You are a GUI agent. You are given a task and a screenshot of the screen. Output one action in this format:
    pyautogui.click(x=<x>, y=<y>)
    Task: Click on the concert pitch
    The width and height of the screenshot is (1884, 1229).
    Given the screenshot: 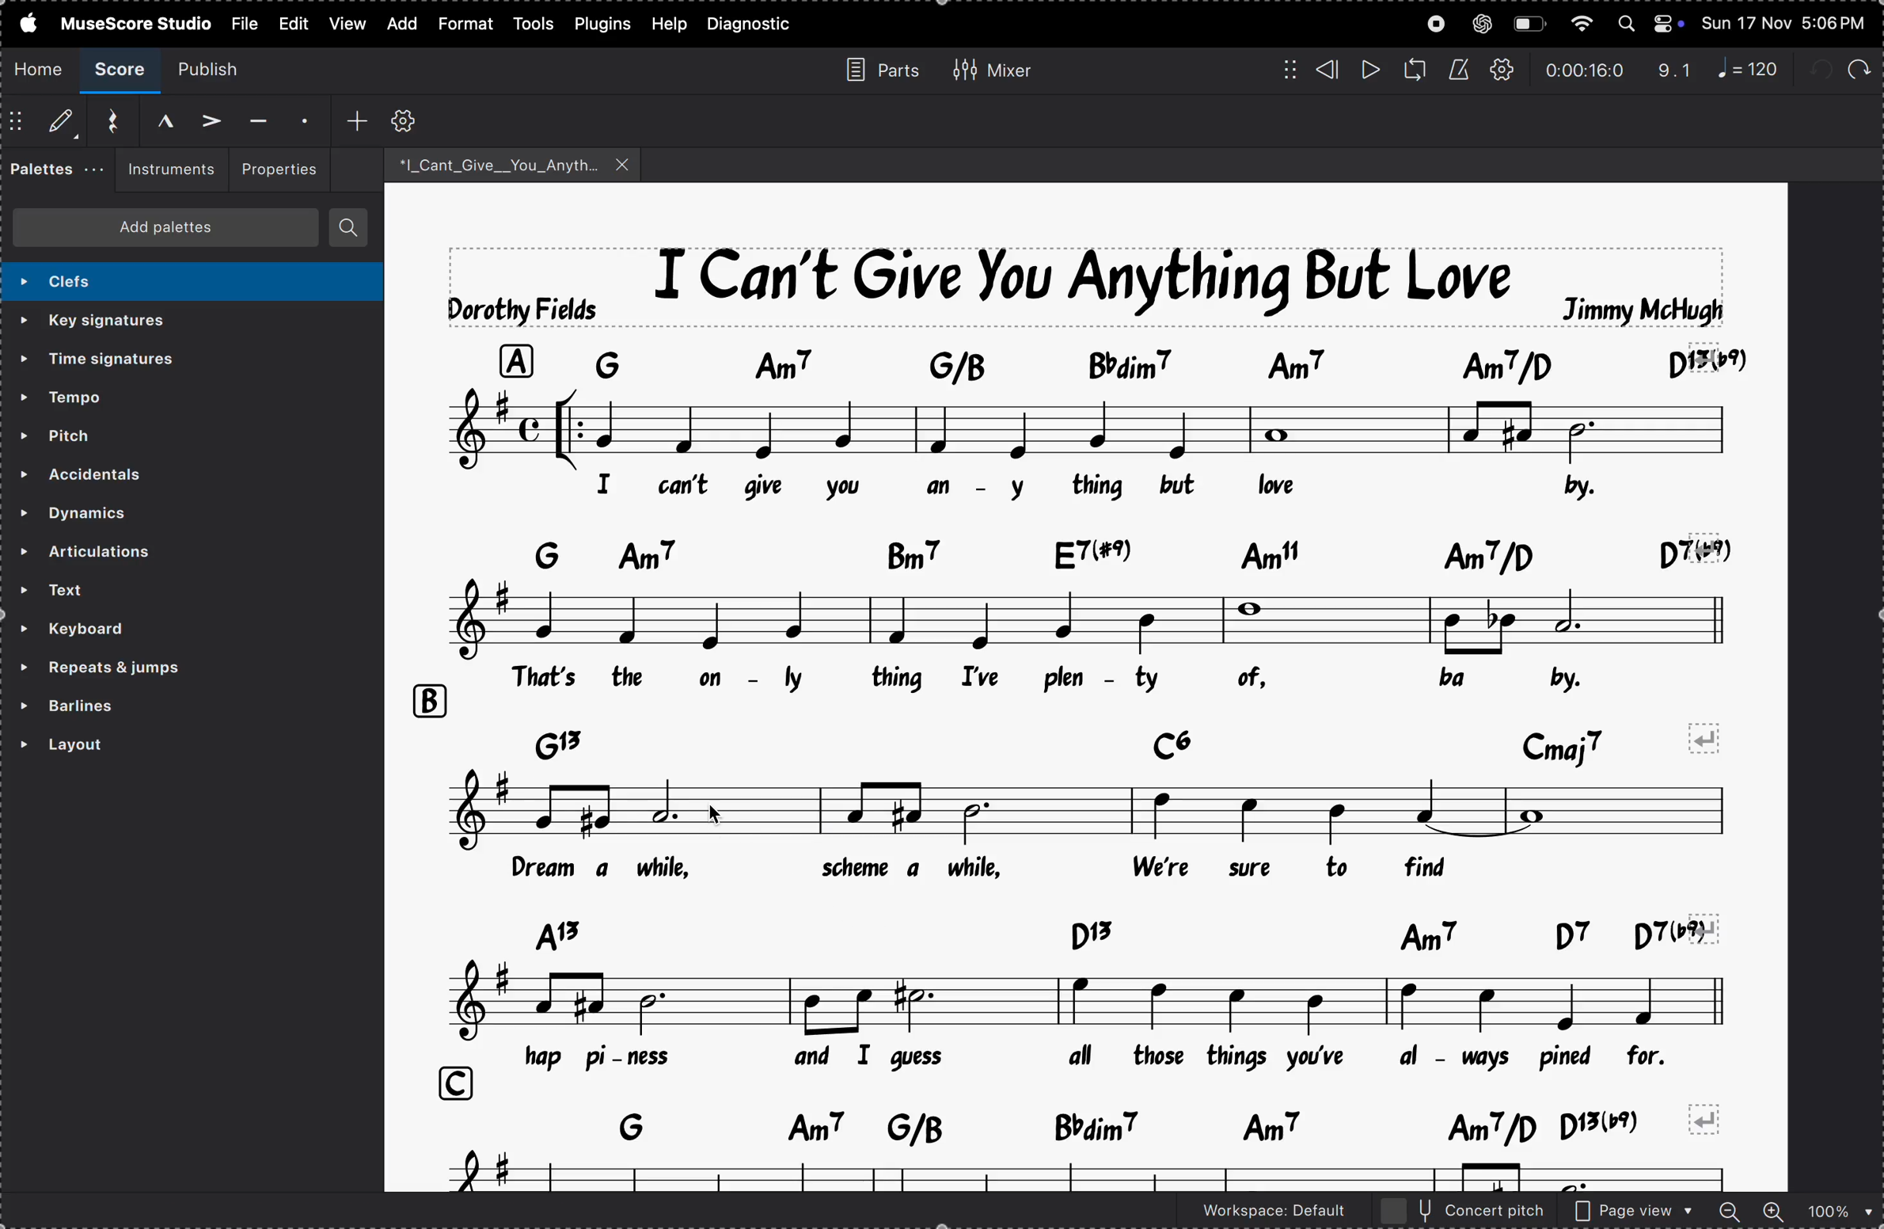 What is the action you would take?
    pyautogui.click(x=1464, y=1211)
    